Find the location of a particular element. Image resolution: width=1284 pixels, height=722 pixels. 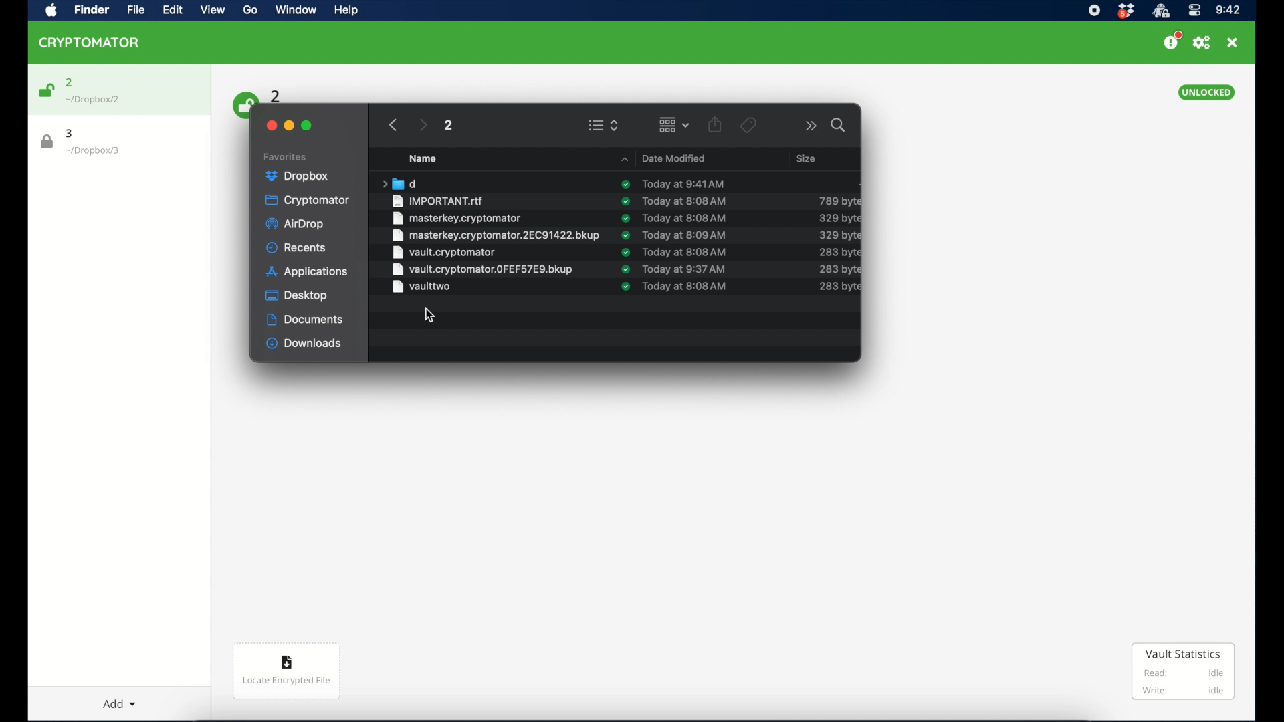

cryptomator is located at coordinates (307, 201).